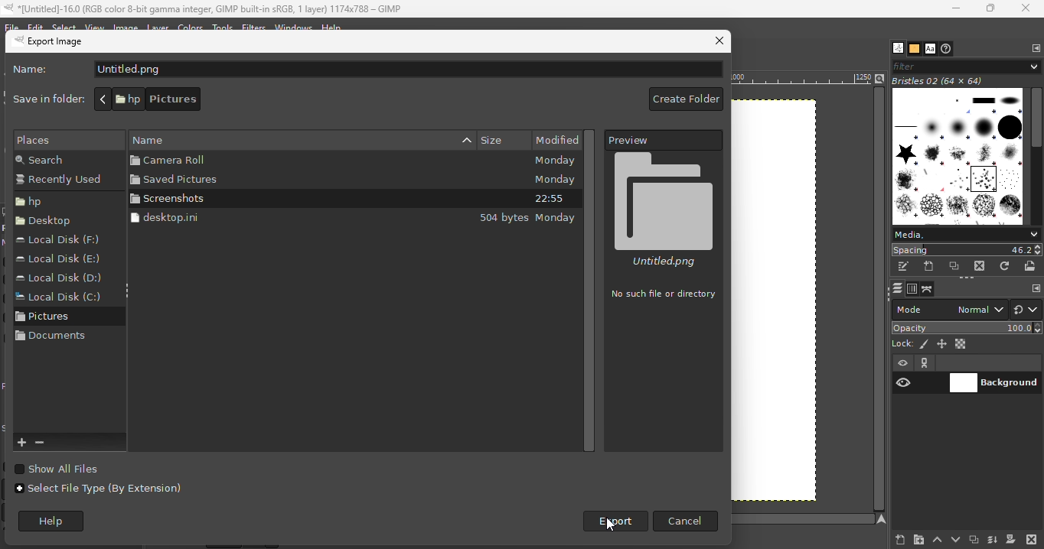 The image size is (1044, 549). I want to click on Monday, so click(553, 161).